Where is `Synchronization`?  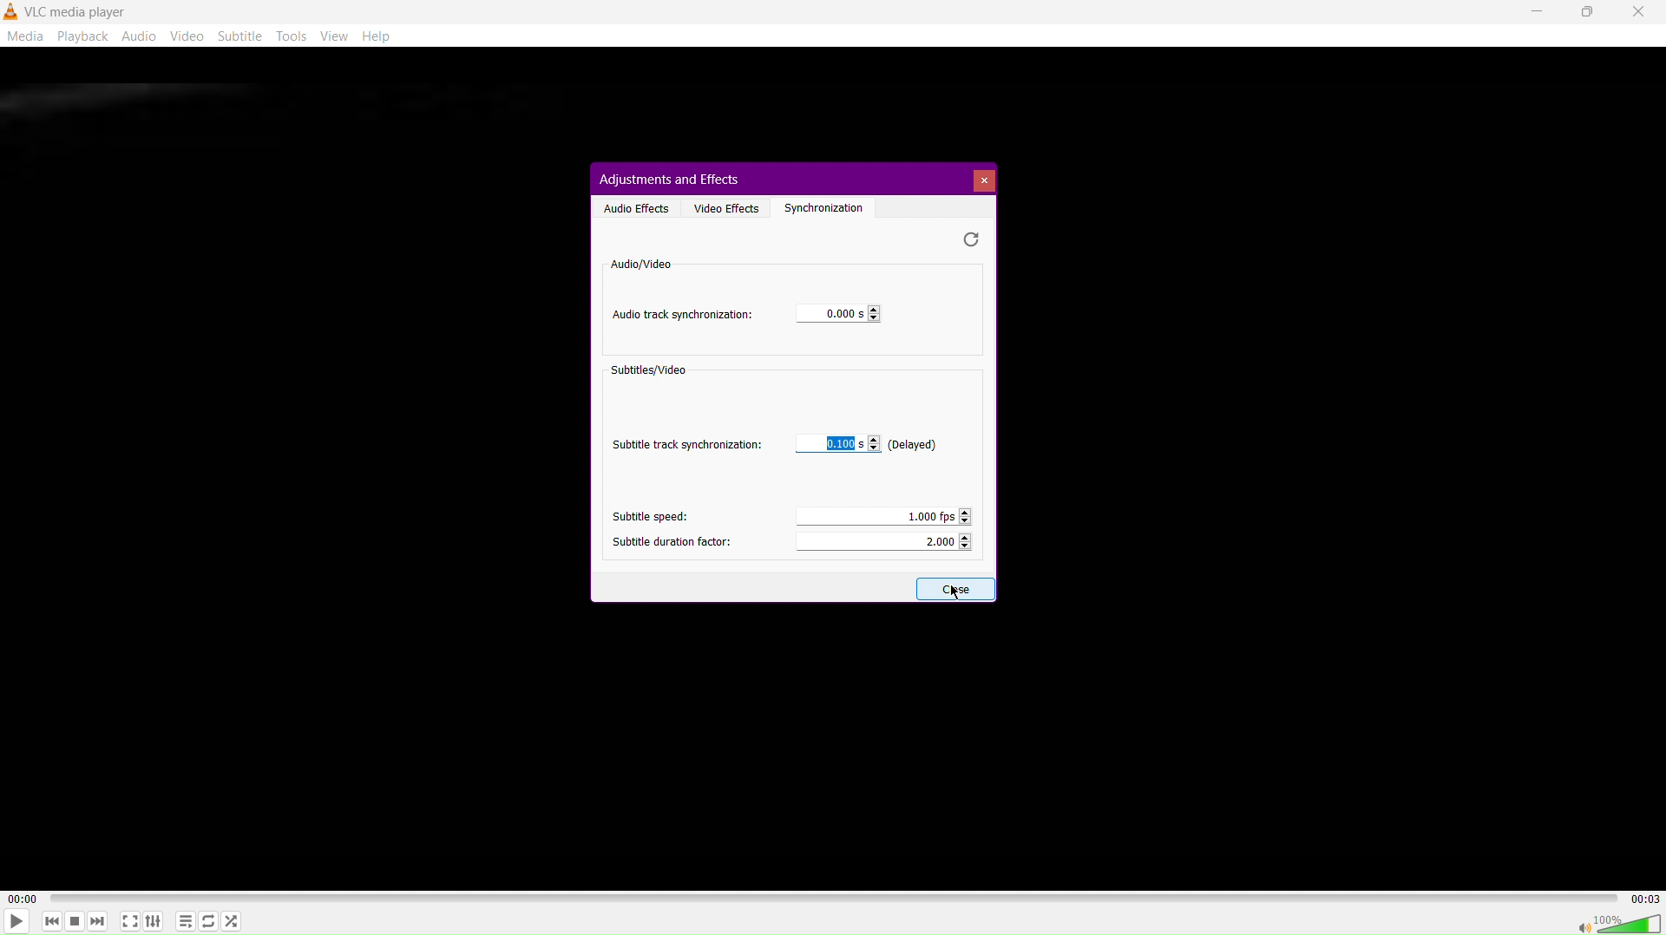
Synchronization is located at coordinates (830, 206).